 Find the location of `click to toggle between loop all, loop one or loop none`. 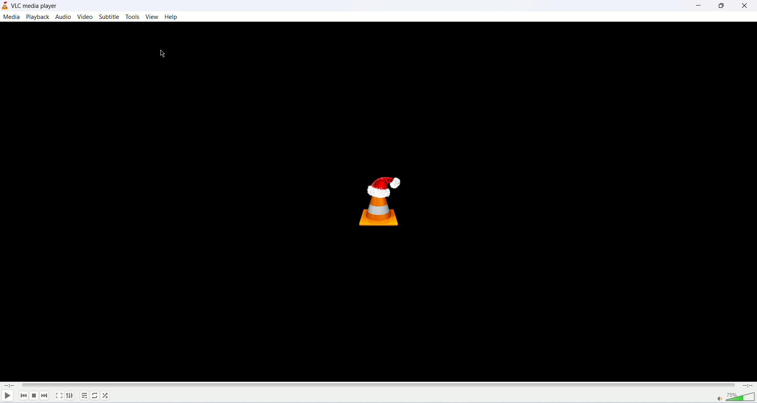

click to toggle between loop all, loop one or loop none is located at coordinates (95, 396).